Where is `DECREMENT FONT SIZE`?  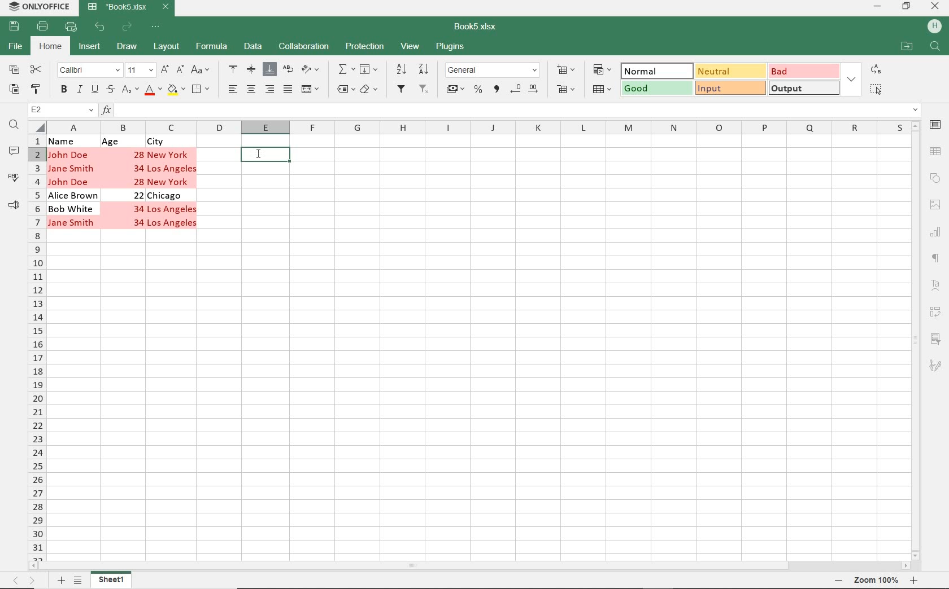 DECREMENT FONT SIZE is located at coordinates (180, 70).